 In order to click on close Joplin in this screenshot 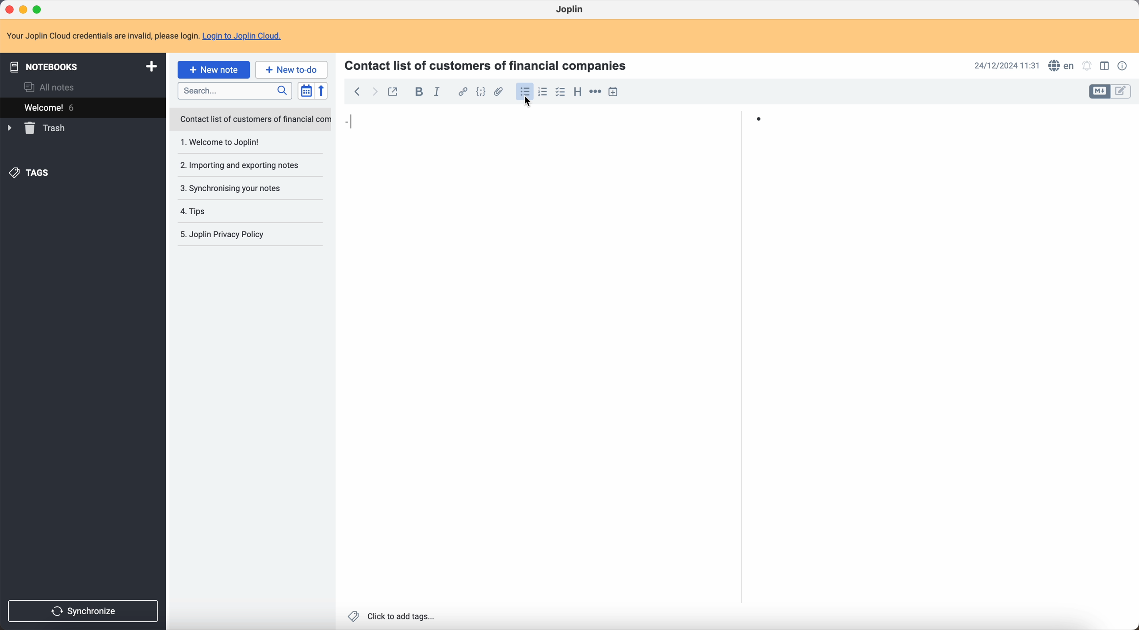, I will do `click(8, 8)`.